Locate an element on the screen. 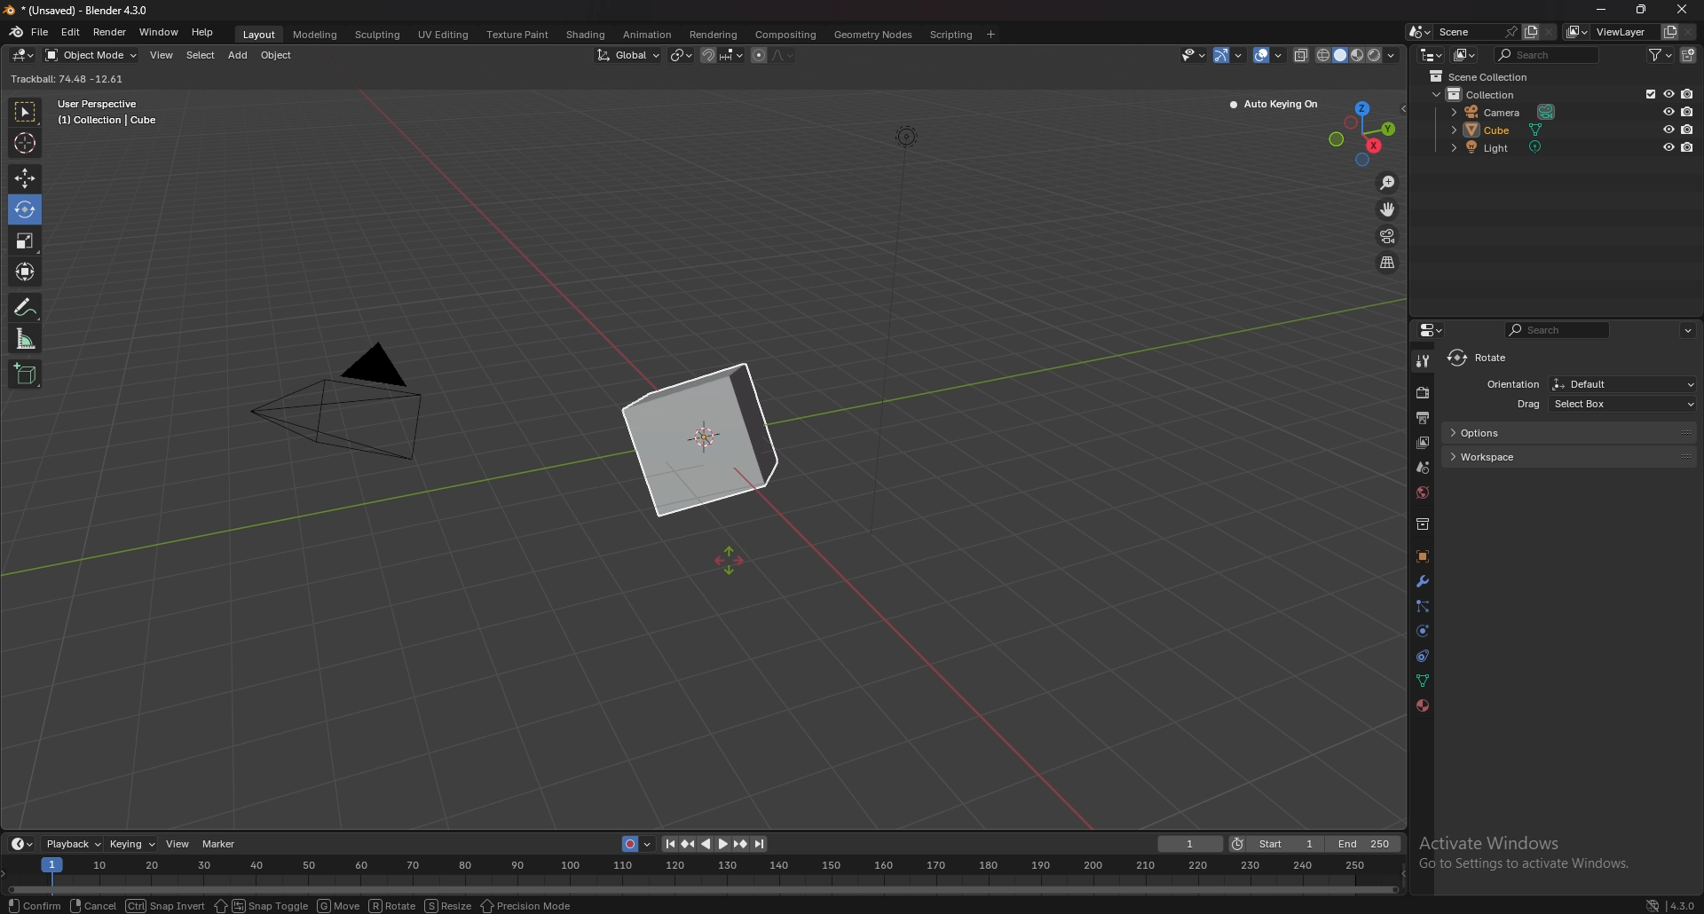  transformation orientation is located at coordinates (628, 54).